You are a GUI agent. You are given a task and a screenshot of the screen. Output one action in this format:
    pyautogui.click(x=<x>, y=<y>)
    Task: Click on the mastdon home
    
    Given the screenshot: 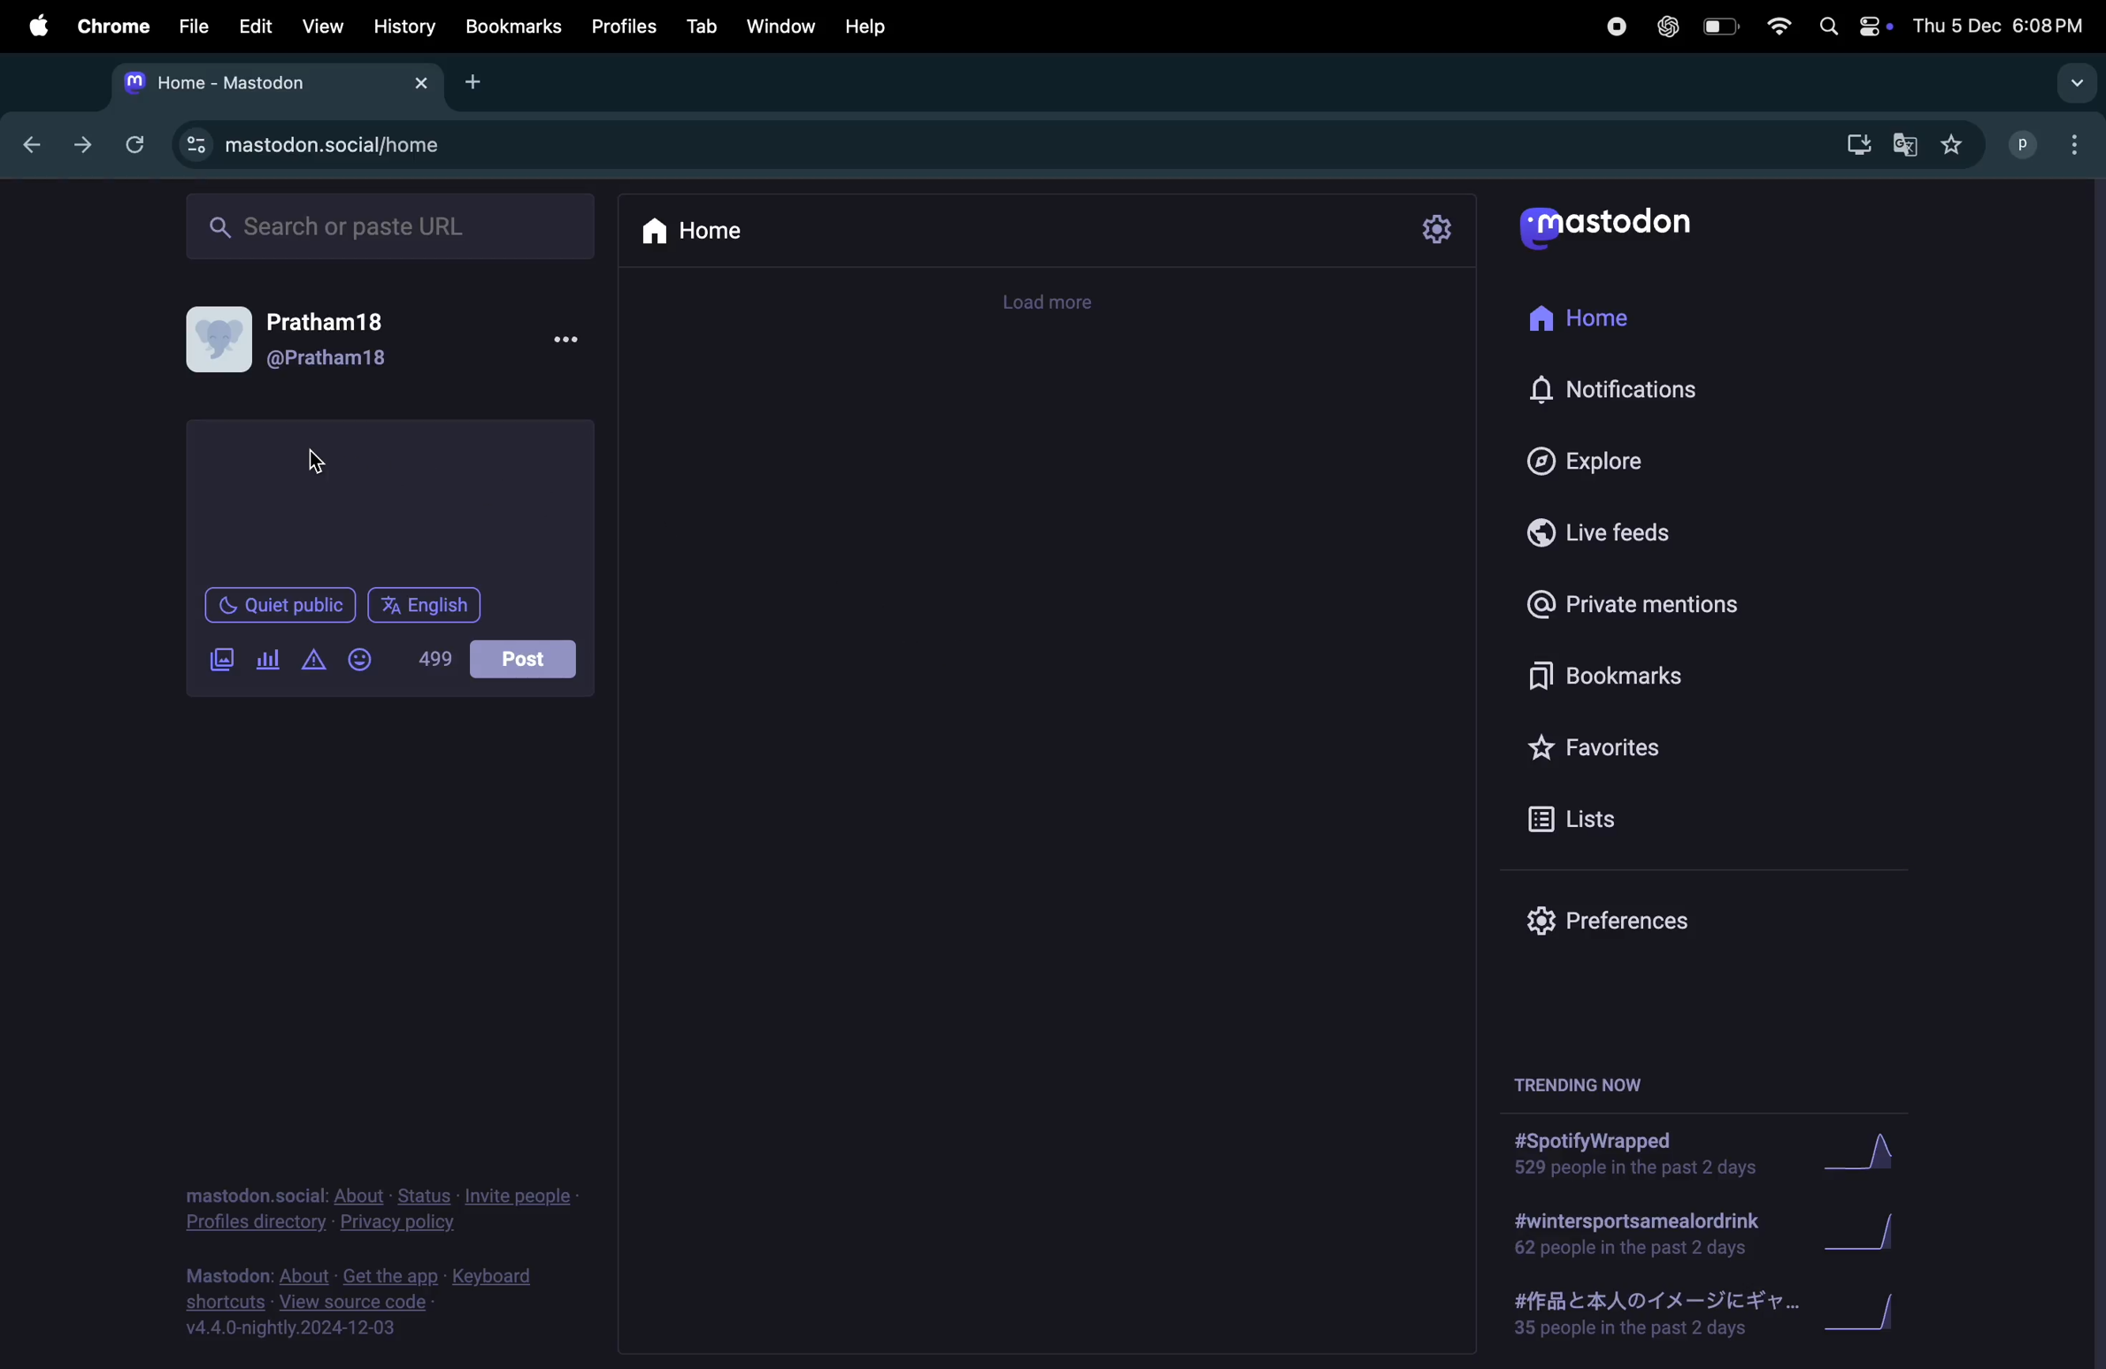 What is the action you would take?
    pyautogui.click(x=272, y=83)
    